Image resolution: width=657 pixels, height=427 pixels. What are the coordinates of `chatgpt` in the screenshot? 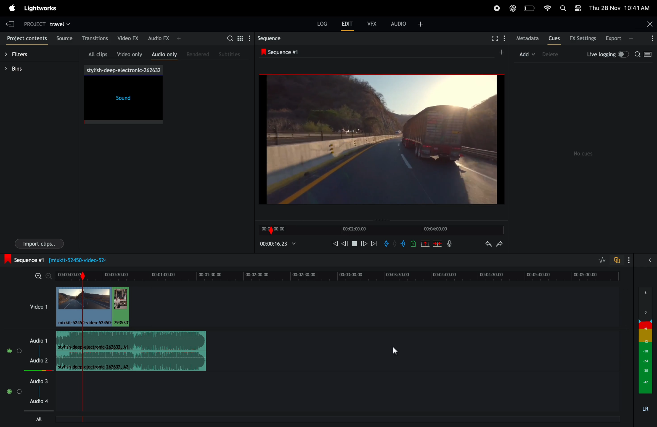 It's located at (512, 7).